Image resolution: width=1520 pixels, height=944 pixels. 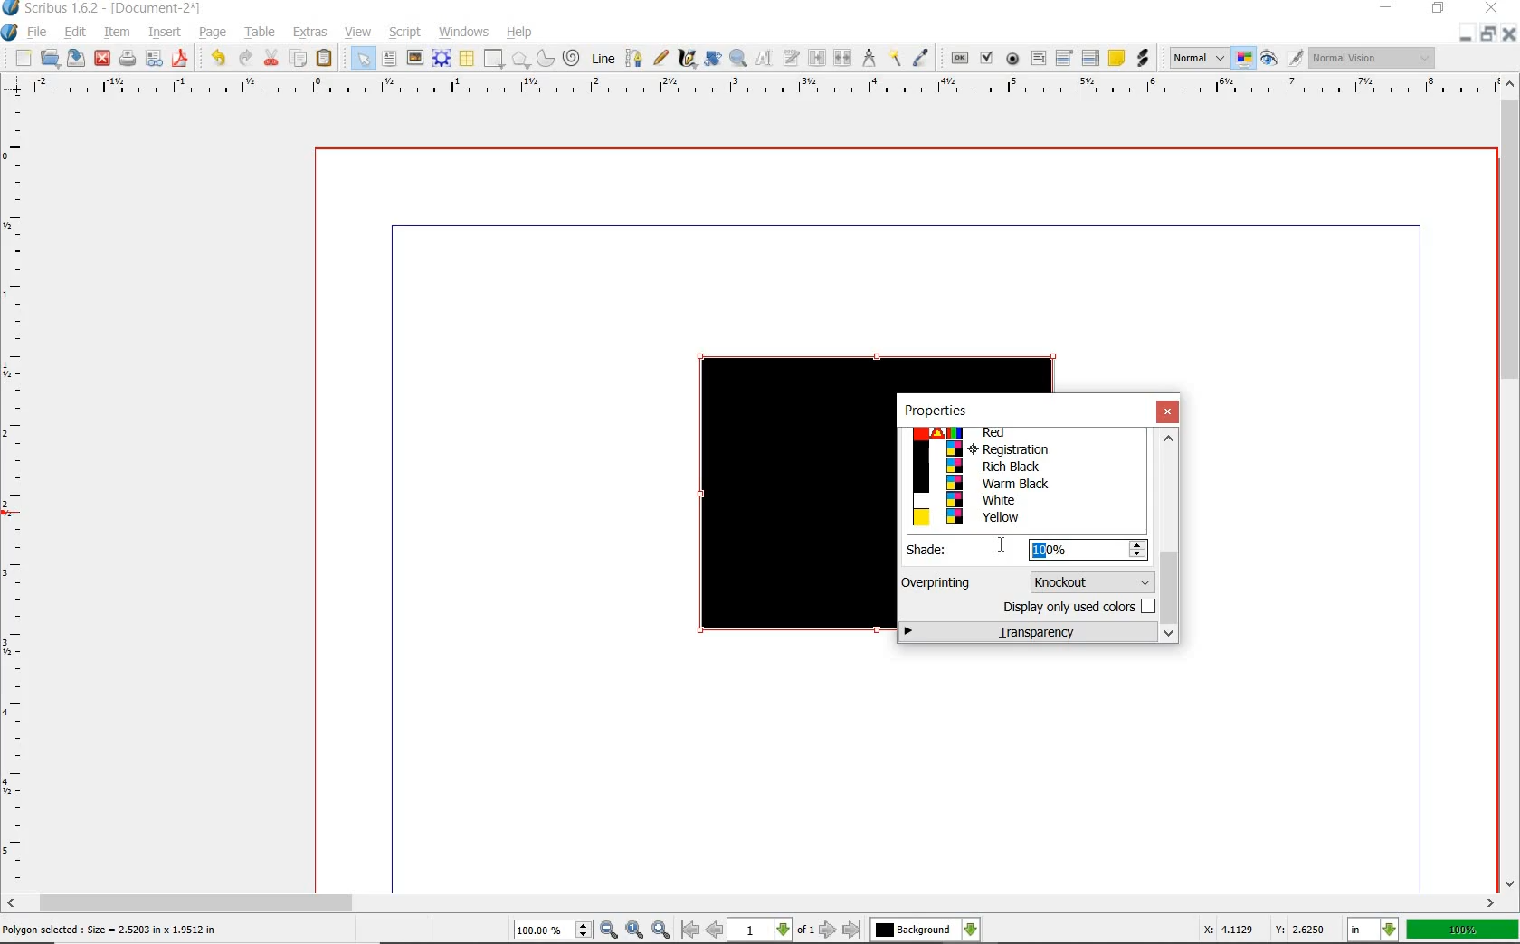 I want to click on link text frames, so click(x=815, y=60).